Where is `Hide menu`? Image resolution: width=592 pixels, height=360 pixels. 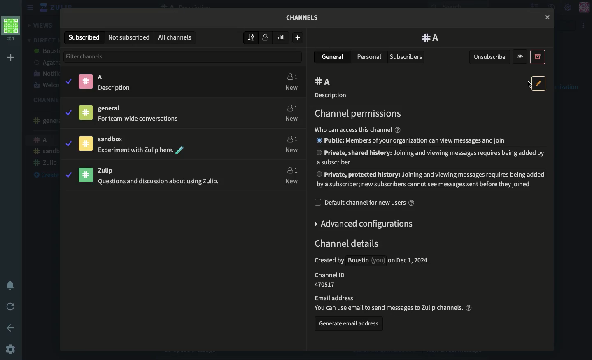
Hide menu is located at coordinates (29, 8).